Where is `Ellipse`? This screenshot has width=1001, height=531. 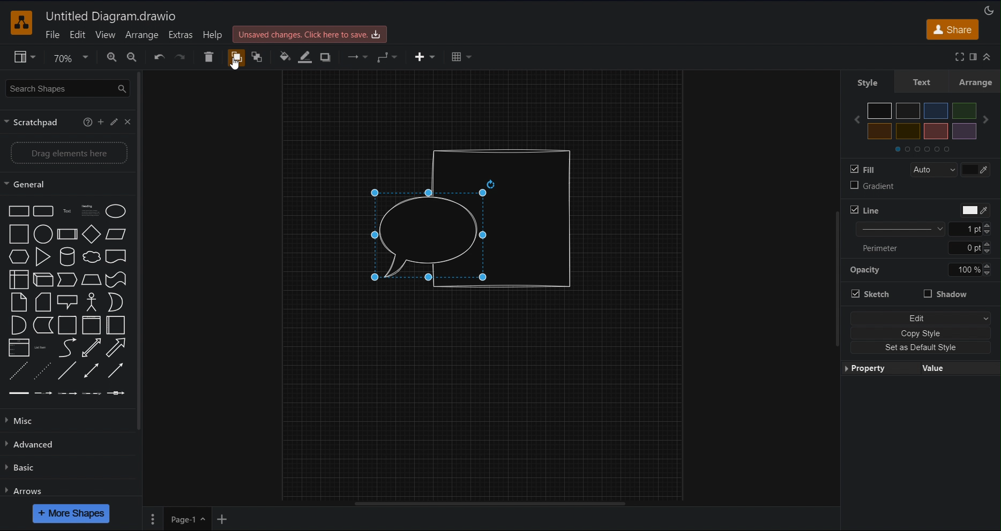
Ellipse is located at coordinates (116, 211).